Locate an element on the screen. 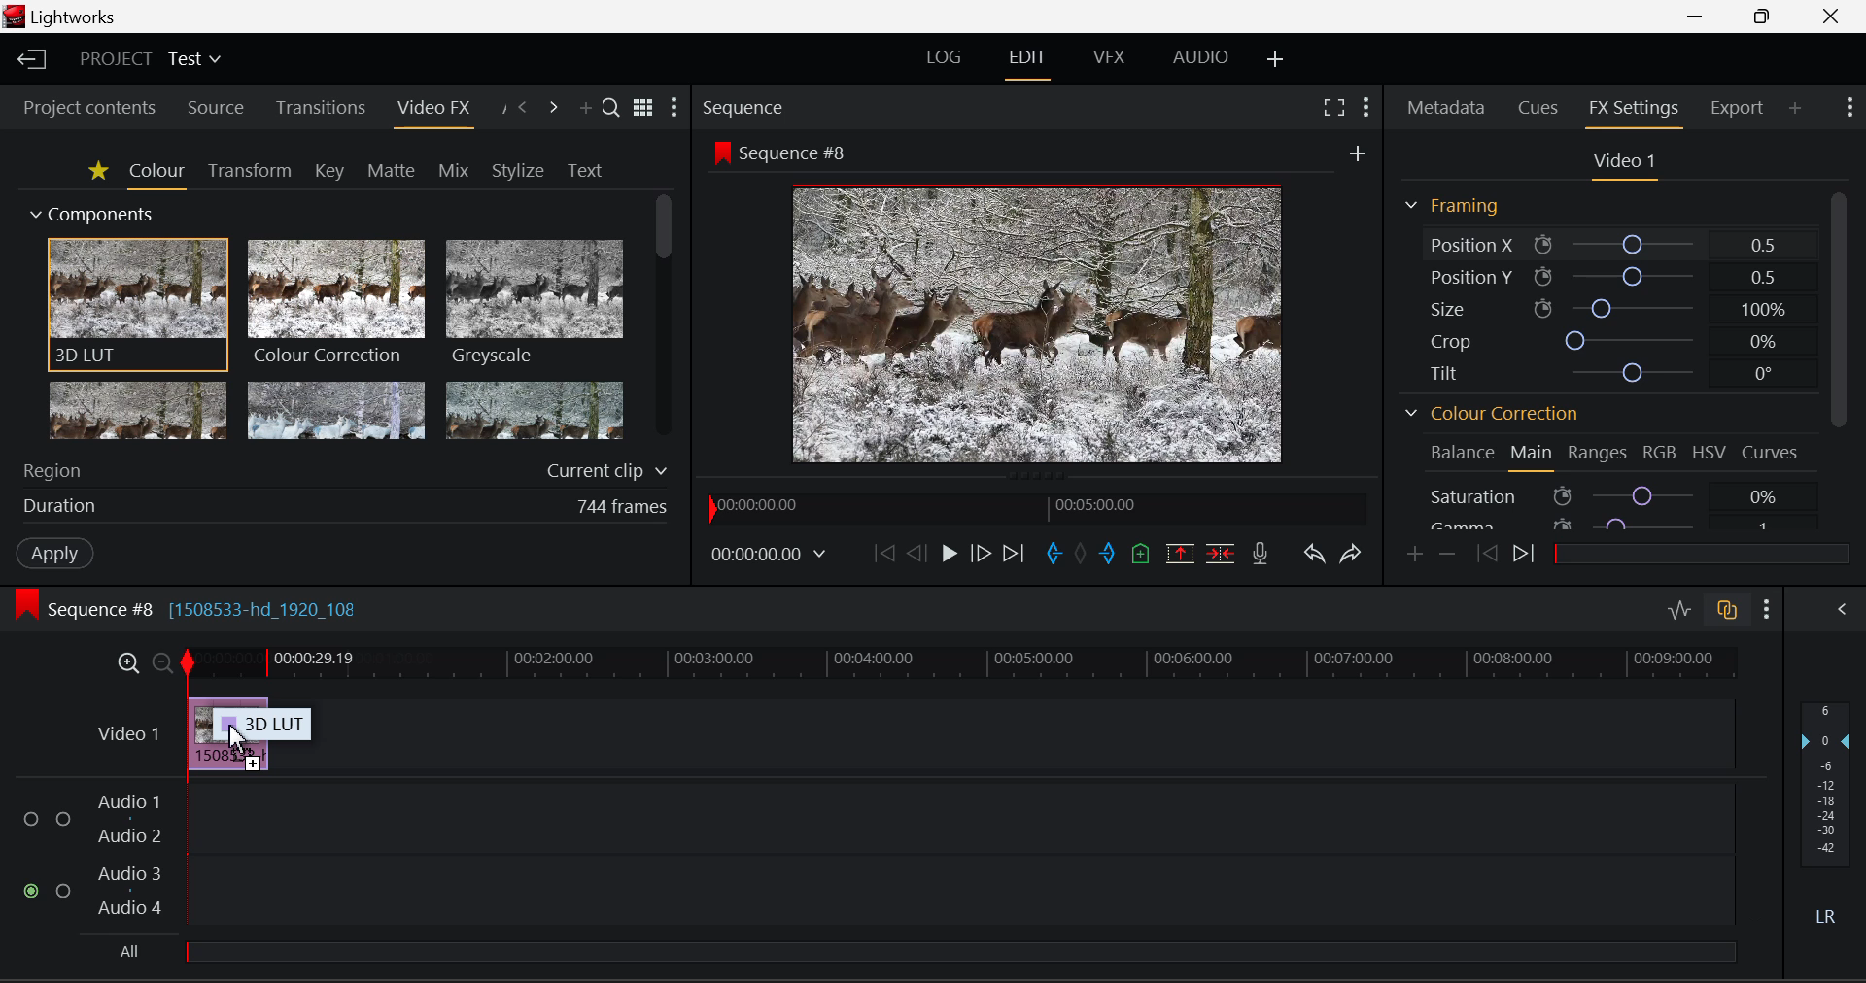 Image resolution: width=1866 pixels, height=983 pixels. Toggle audio levels editing is located at coordinates (1679, 608).